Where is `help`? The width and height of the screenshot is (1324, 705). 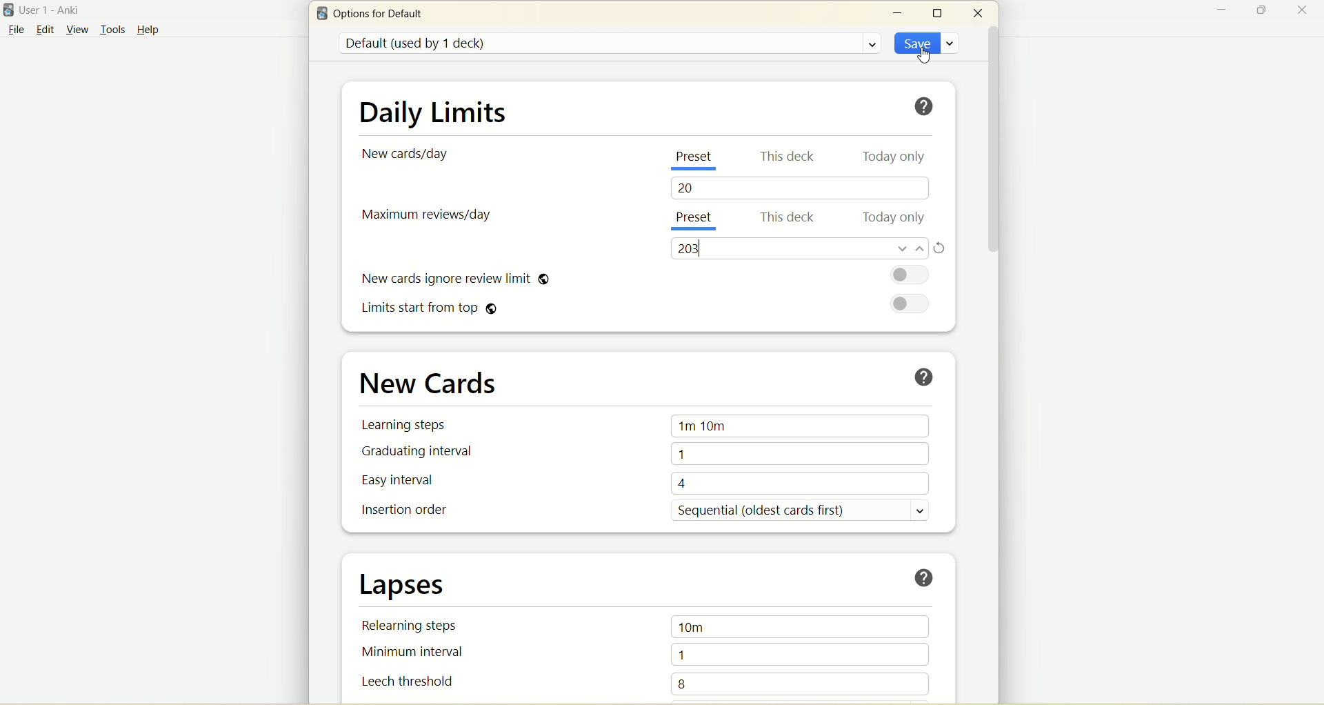 help is located at coordinates (925, 577).